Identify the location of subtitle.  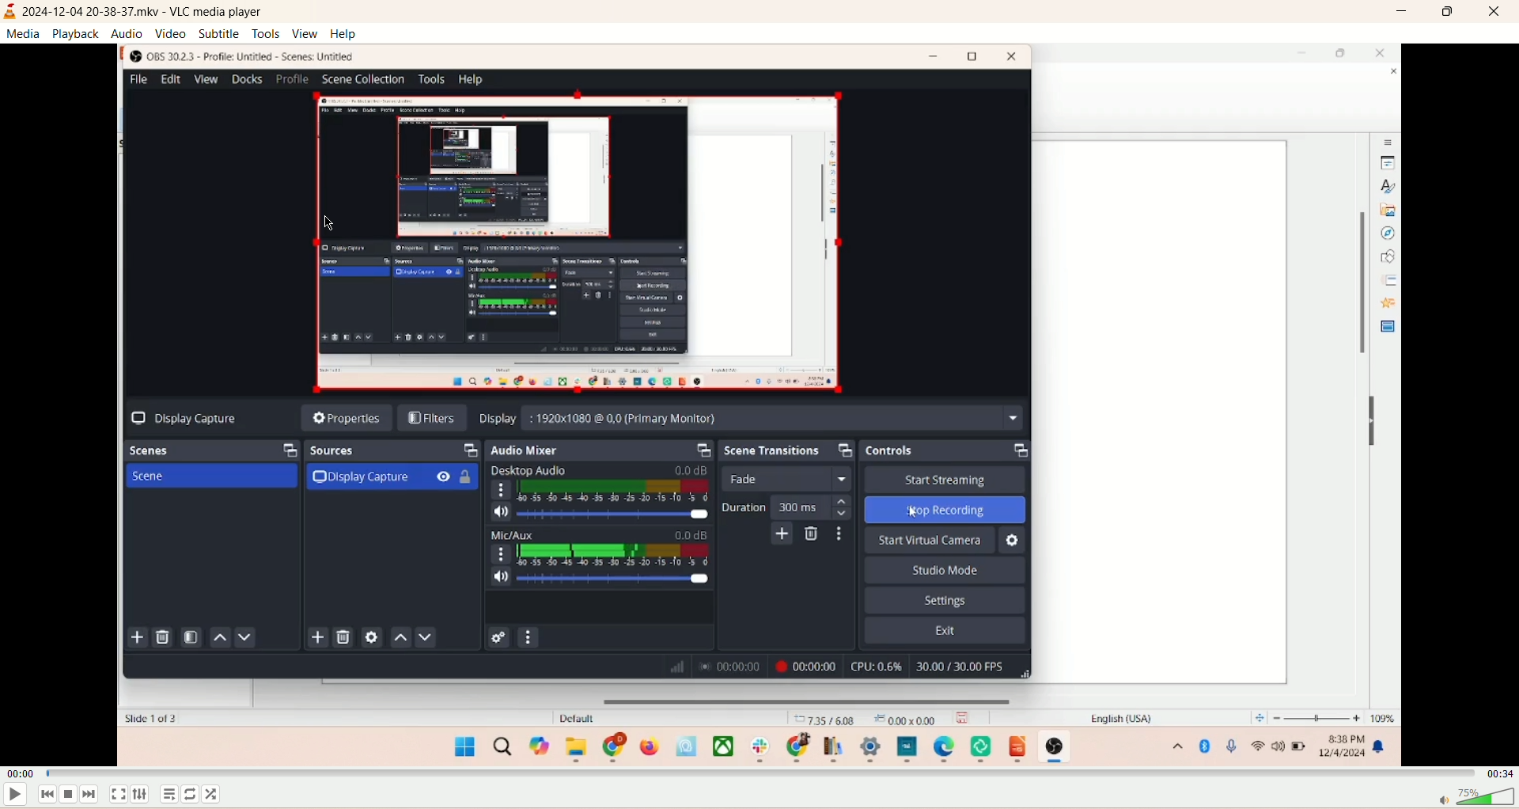
(220, 34).